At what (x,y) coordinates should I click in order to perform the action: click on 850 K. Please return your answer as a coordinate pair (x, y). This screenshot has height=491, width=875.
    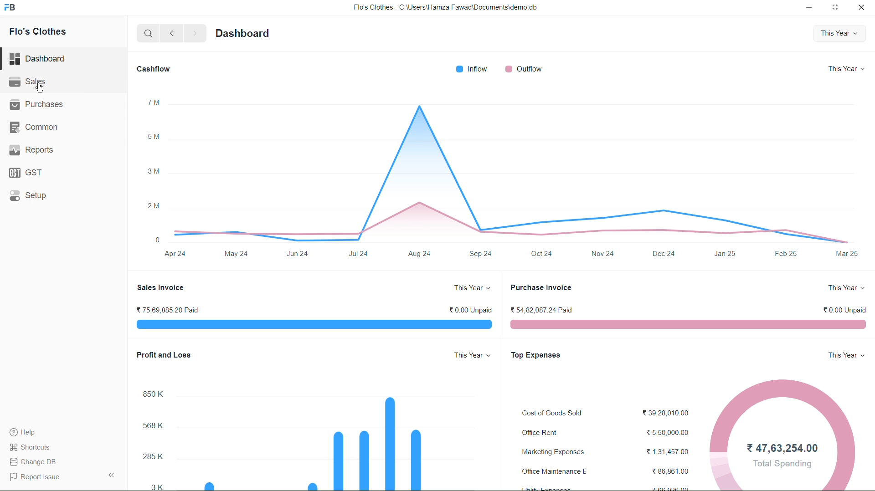
    Looking at the image, I should click on (148, 394).